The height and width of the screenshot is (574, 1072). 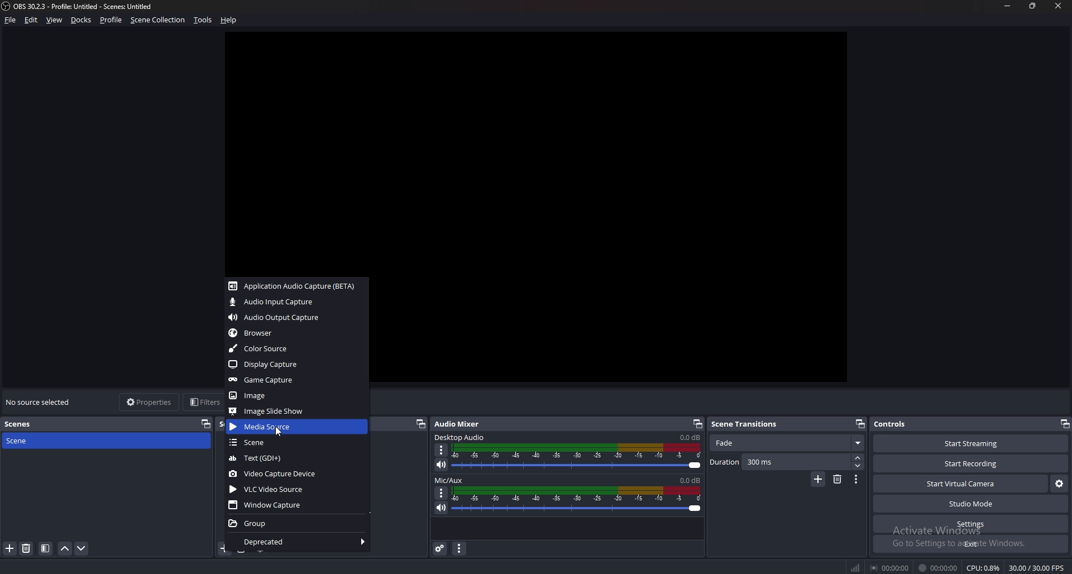 What do you see at coordinates (12, 20) in the screenshot?
I see `File` at bounding box center [12, 20].